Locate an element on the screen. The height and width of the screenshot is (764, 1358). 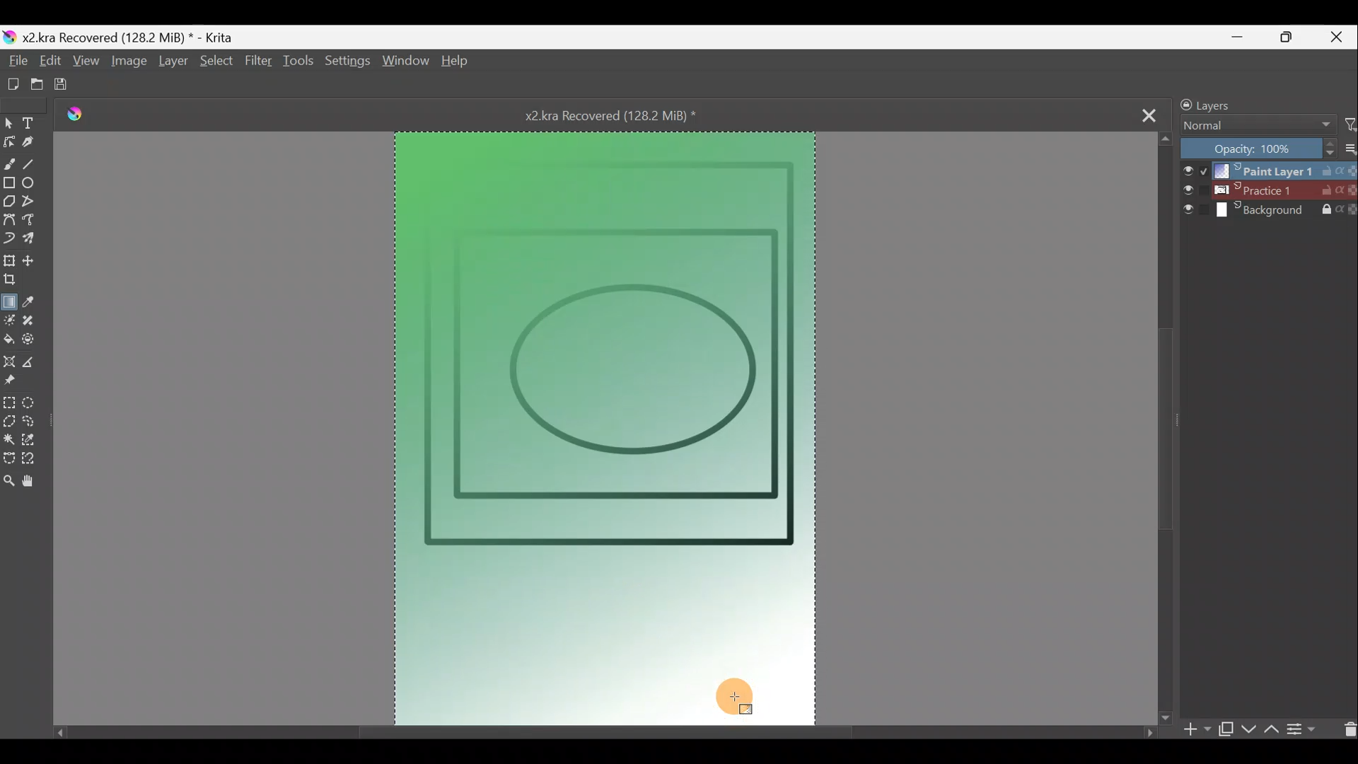
Similar colour selection tool is located at coordinates (32, 443).